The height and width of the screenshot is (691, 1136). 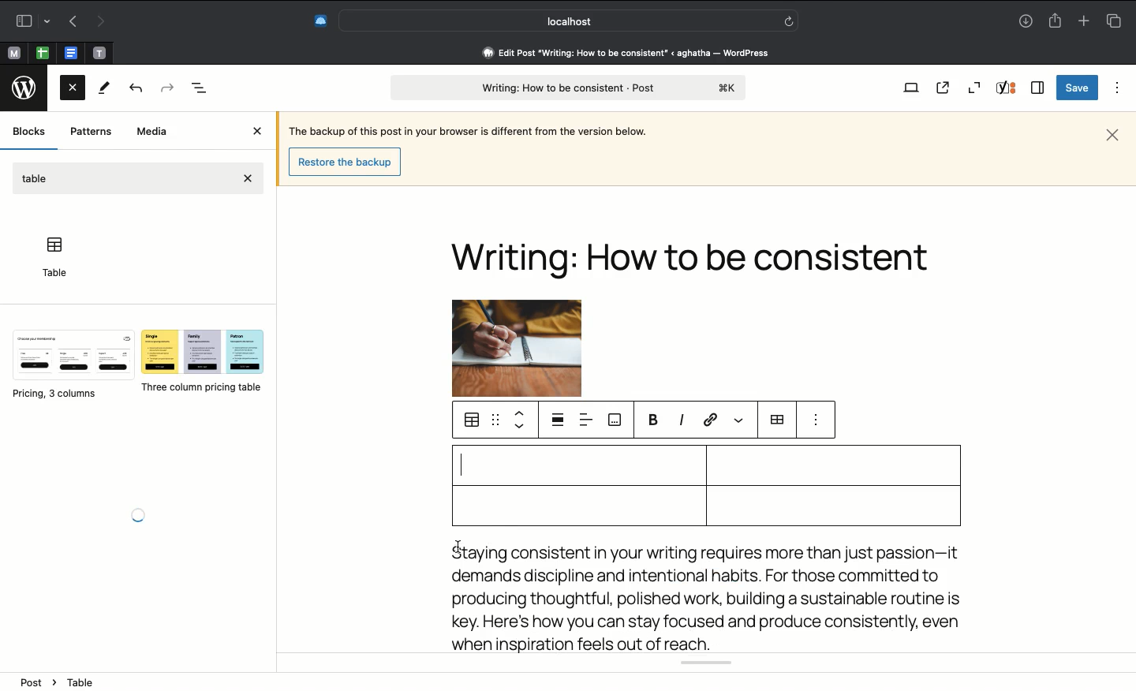 I want to click on Italics, so click(x=681, y=423).